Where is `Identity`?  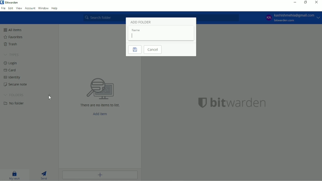
Identity is located at coordinates (14, 78).